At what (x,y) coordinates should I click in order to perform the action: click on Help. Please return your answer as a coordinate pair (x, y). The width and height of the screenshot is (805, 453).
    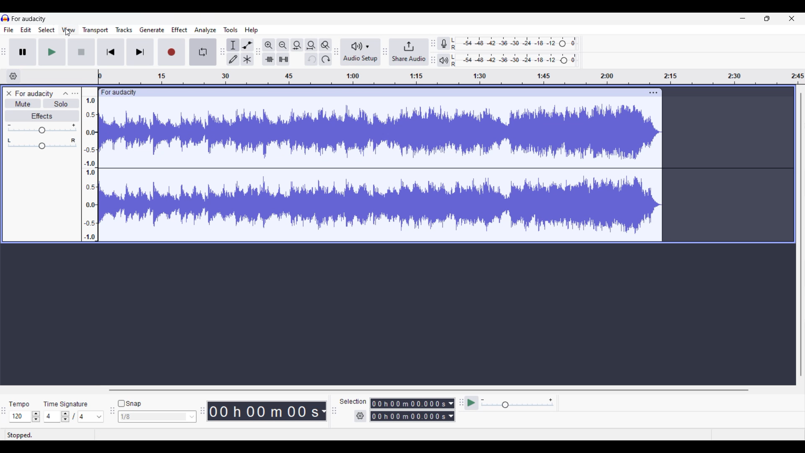
    Looking at the image, I should click on (252, 30).